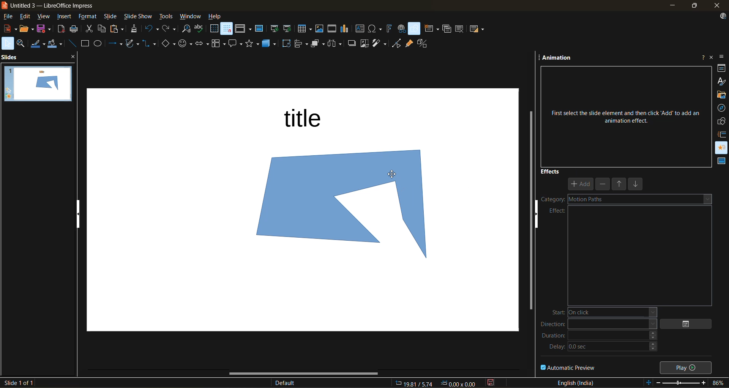  Describe the element at coordinates (721, 81) in the screenshot. I see `styles` at that location.